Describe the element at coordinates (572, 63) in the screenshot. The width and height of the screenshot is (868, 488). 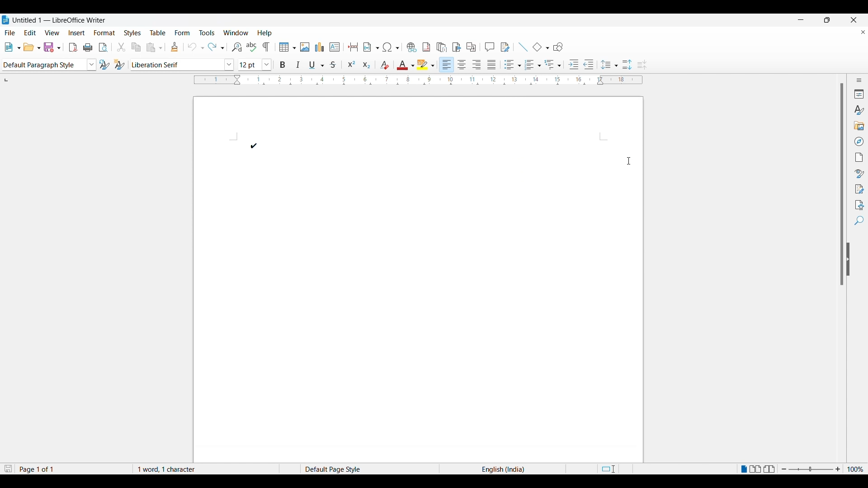
I see `Increase indent` at that location.